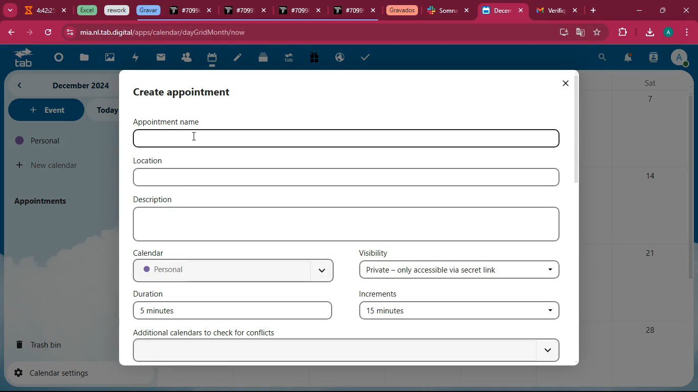 Image resolution: width=698 pixels, height=392 pixels. What do you see at coordinates (679, 57) in the screenshot?
I see `profile` at bounding box center [679, 57].